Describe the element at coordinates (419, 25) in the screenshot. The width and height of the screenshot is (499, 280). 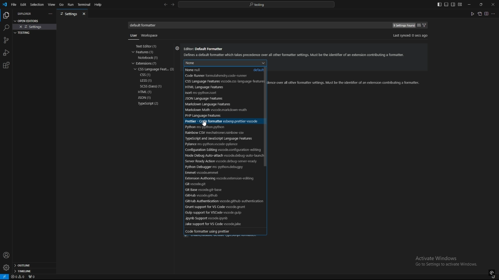
I see `change settings ` at that location.